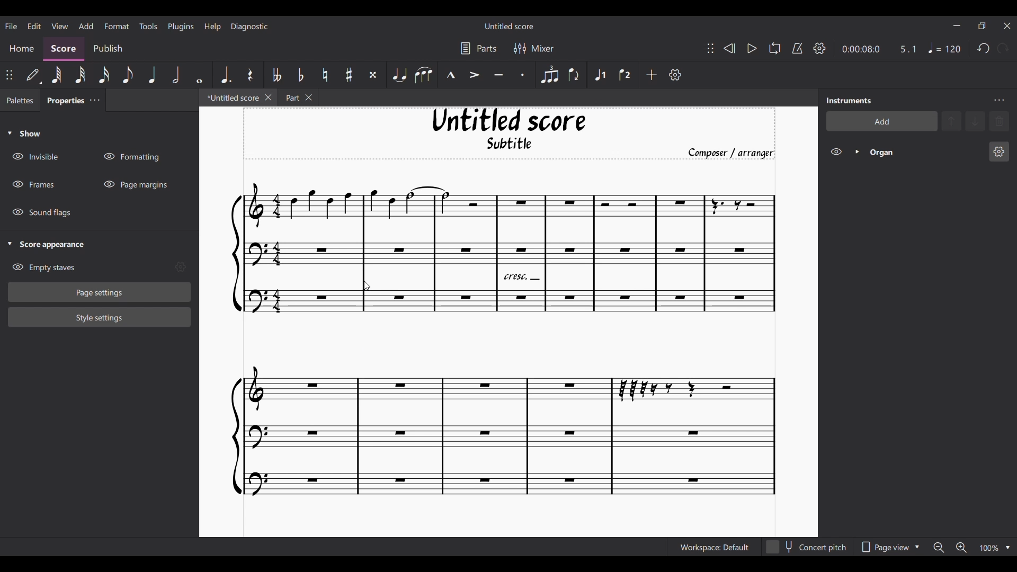  I want to click on Untitled Score, so click(509, 120).